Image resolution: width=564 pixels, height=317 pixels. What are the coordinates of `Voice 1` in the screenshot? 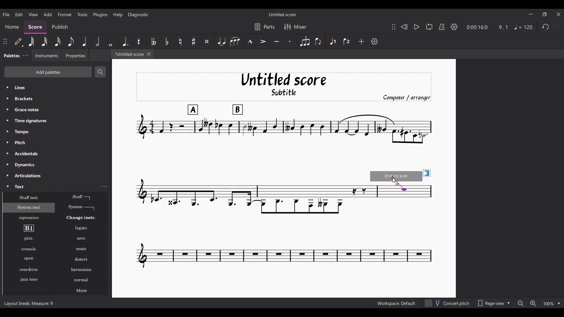 It's located at (332, 41).